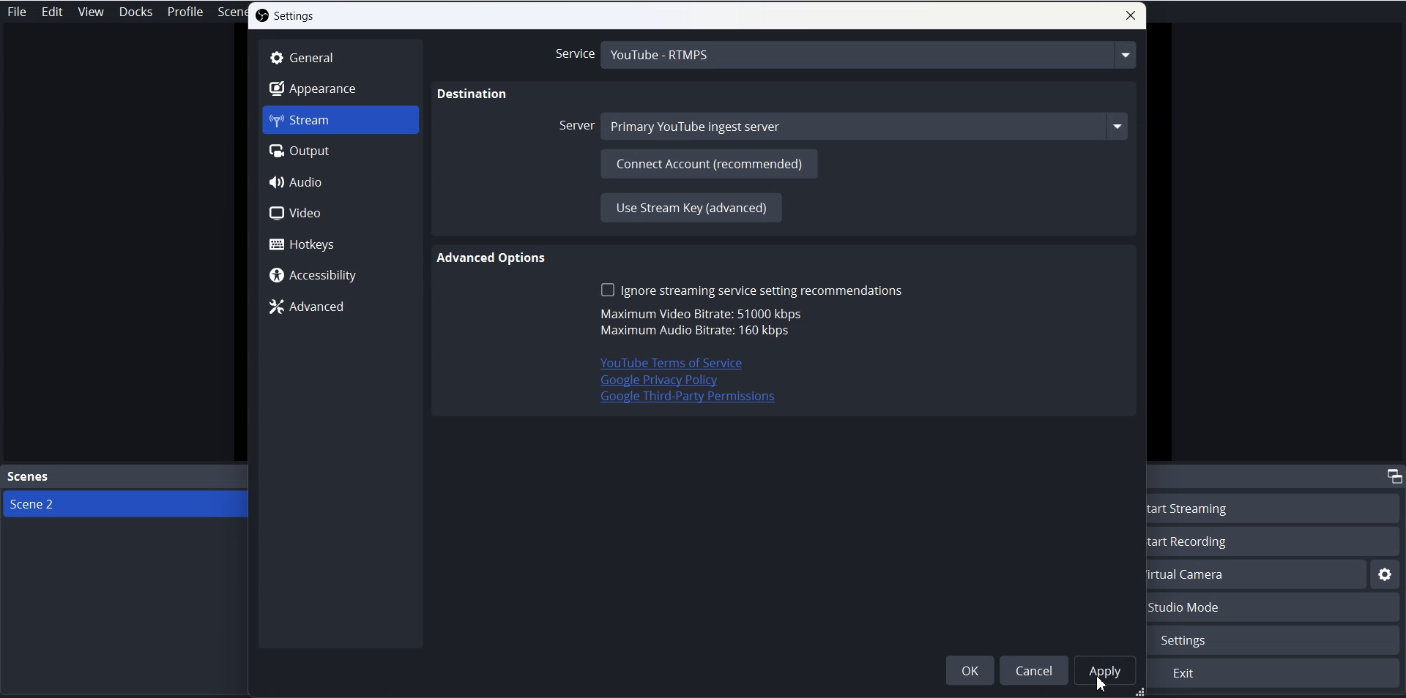 This screenshot has height=698, width=1406. Describe the element at coordinates (690, 207) in the screenshot. I see `Use stream key advanced` at that location.